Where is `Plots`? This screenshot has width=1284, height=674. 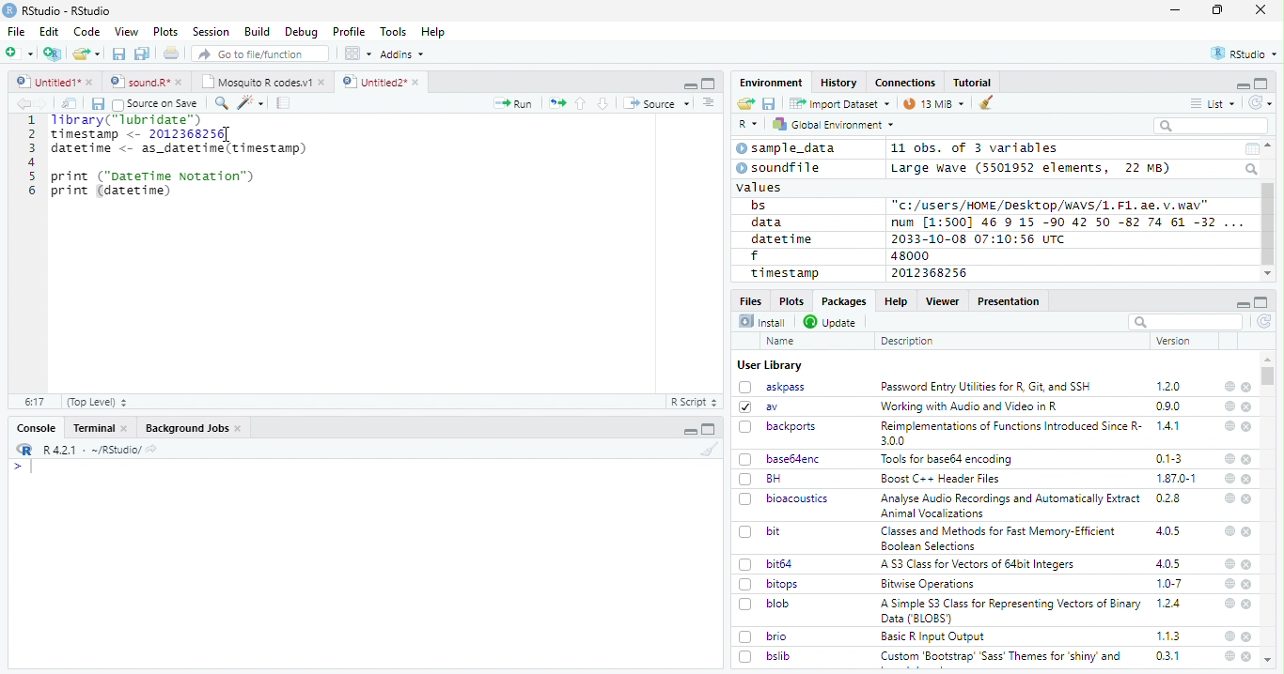
Plots is located at coordinates (165, 32).